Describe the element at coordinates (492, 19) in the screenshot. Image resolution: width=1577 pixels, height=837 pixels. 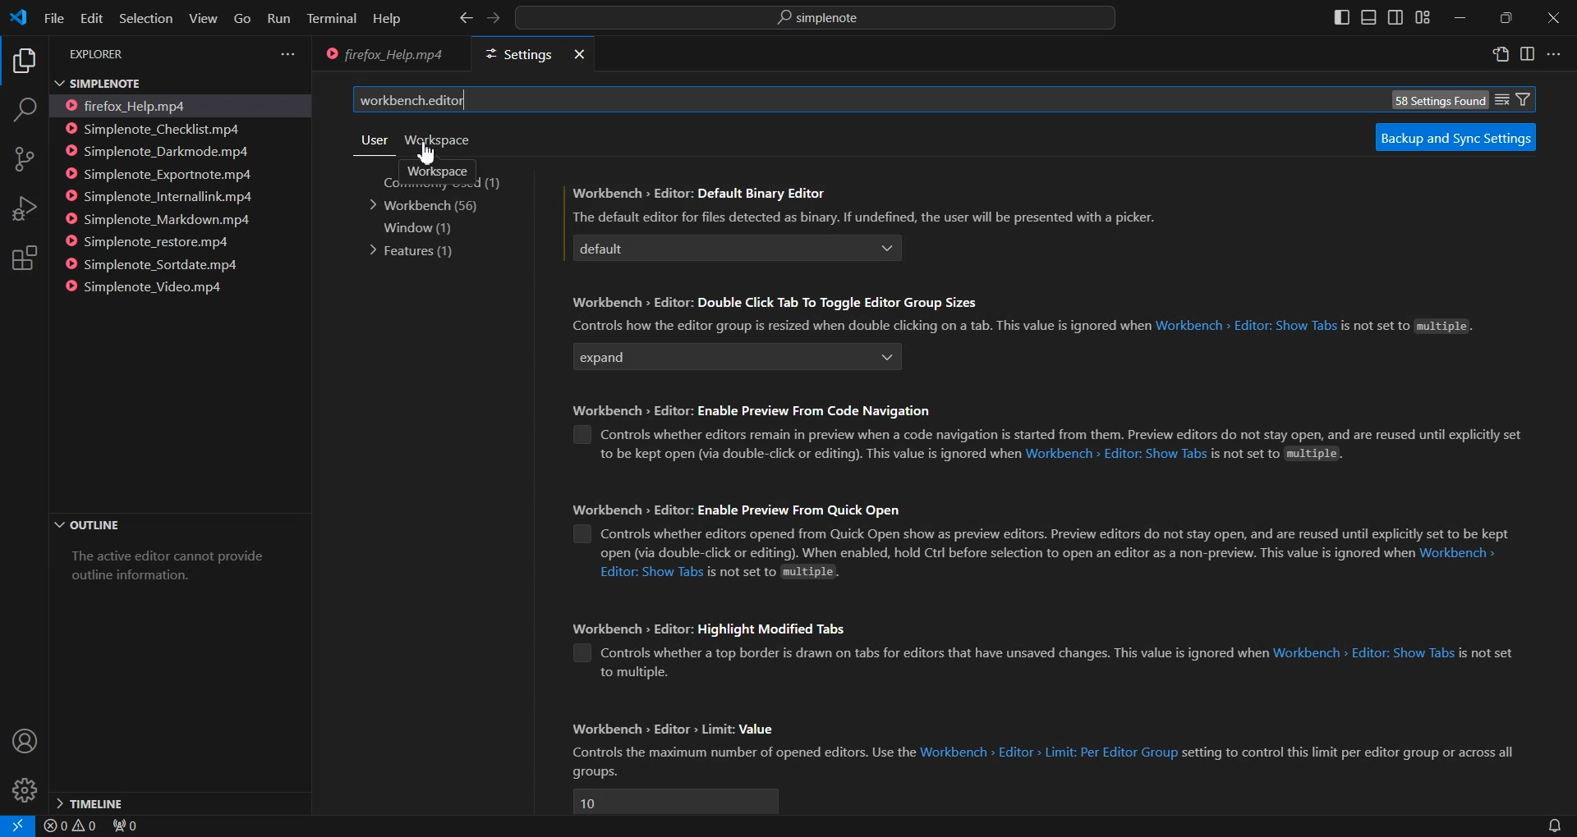
I see `Go forward` at that location.